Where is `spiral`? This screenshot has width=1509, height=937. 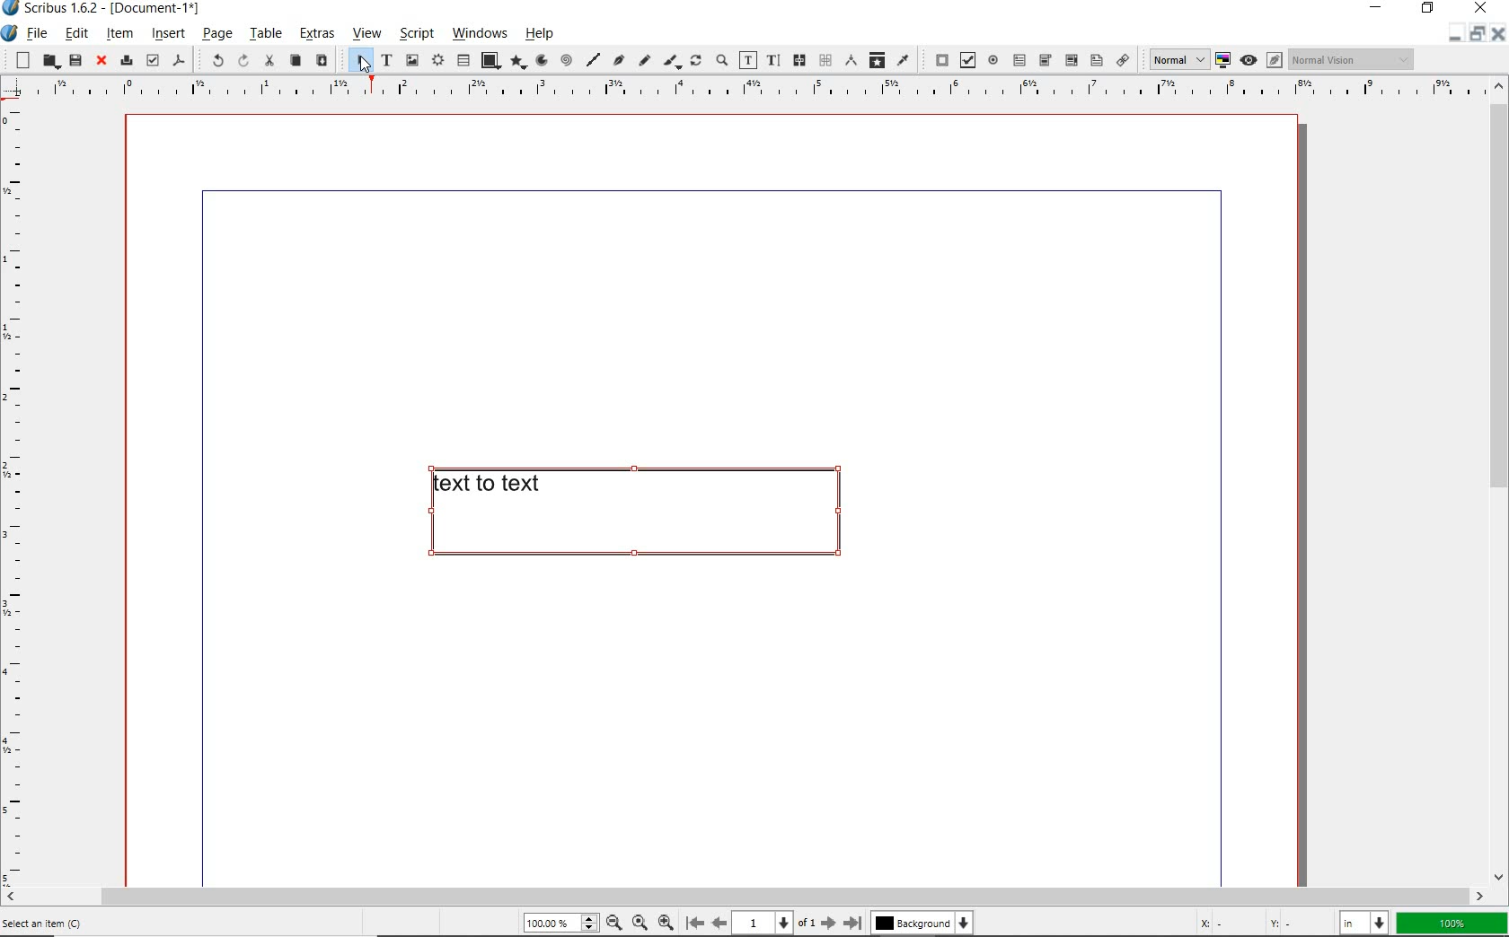
spiral is located at coordinates (566, 61).